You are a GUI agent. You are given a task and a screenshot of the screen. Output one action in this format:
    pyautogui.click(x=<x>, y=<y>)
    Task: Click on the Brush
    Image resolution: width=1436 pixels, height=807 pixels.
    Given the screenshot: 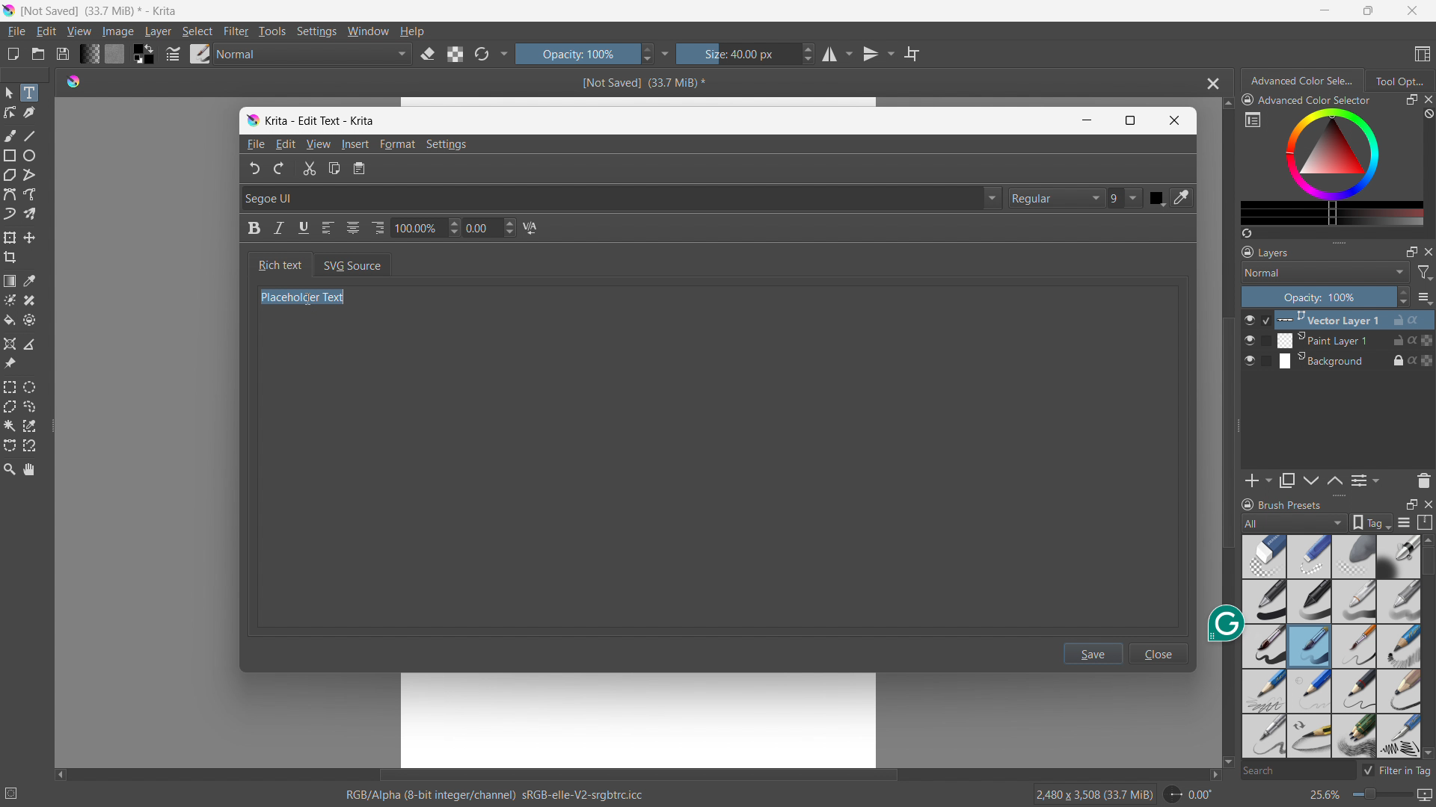 What is the action you would take?
    pyautogui.click(x=1264, y=645)
    